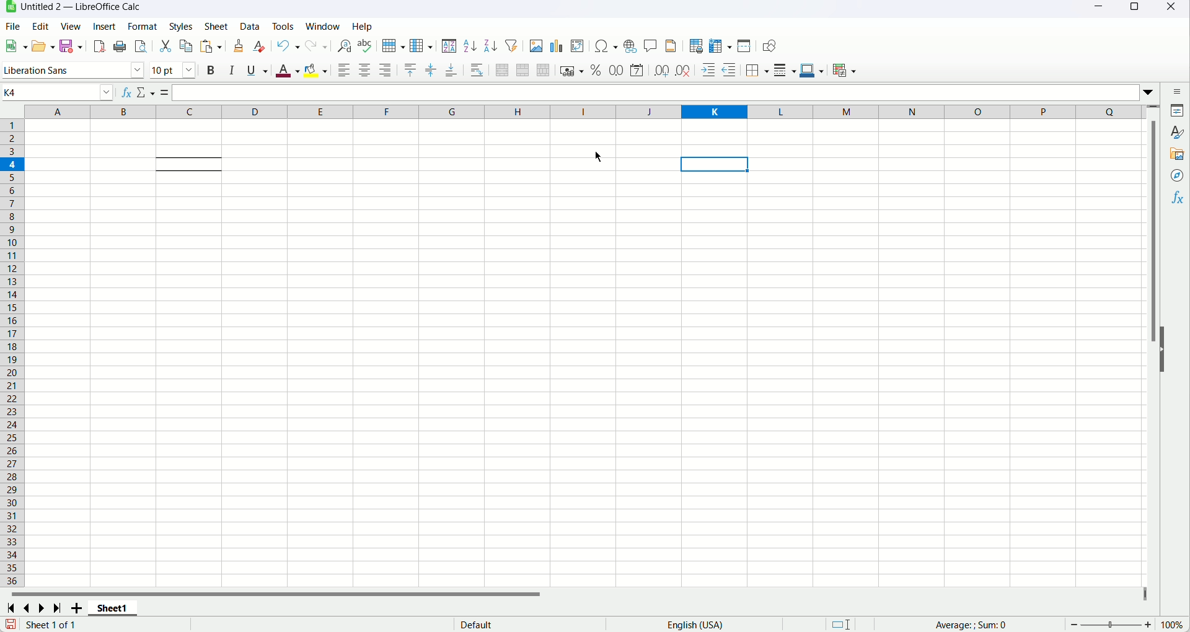  What do you see at coordinates (345, 46) in the screenshot?
I see `Find and replace` at bounding box center [345, 46].